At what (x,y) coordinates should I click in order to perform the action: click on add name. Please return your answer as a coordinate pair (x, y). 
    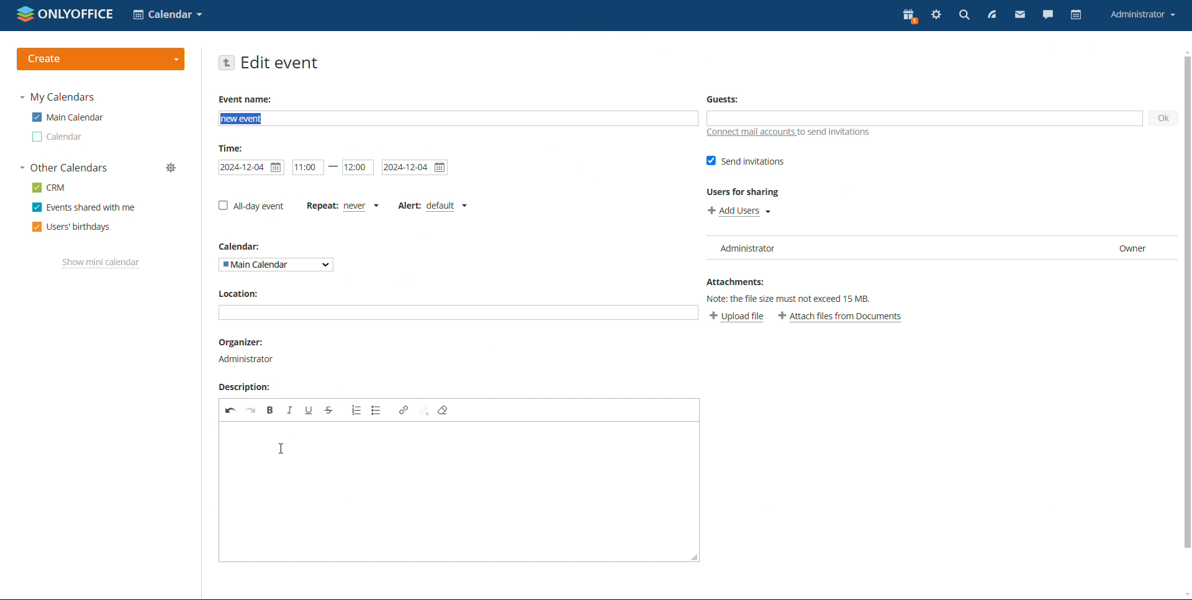
    Looking at the image, I should click on (458, 119).